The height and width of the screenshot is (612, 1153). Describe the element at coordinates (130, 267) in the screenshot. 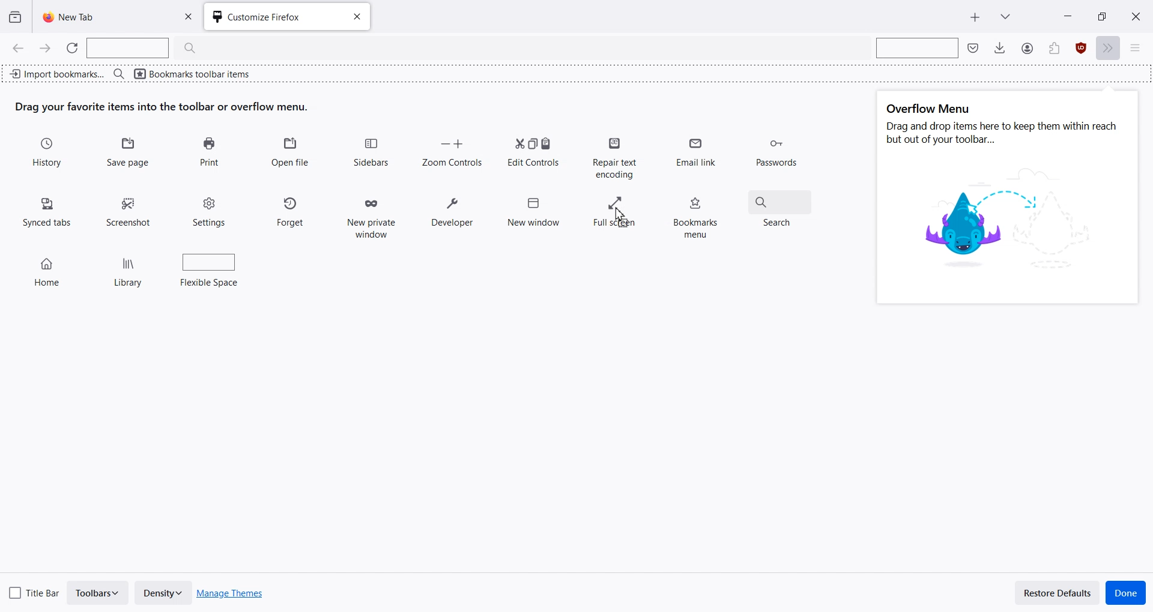

I see `Library` at that location.